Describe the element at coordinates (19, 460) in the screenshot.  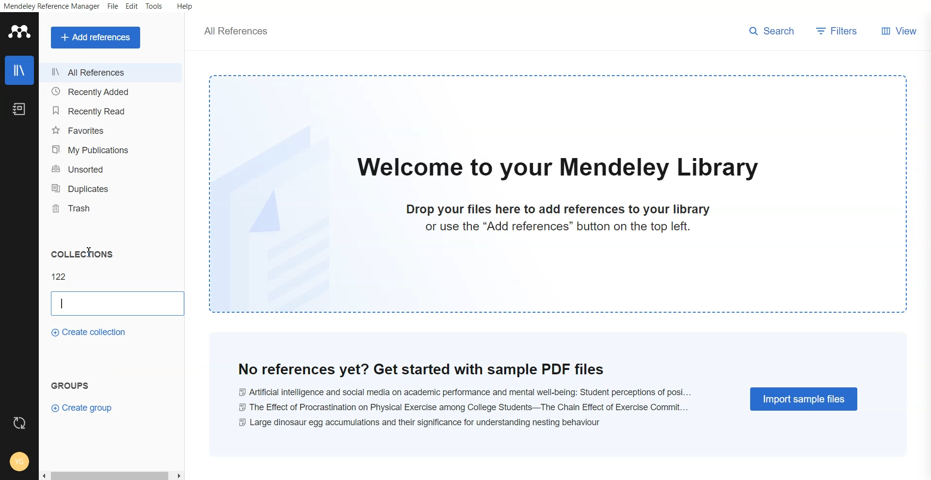
I see `Account` at that location.